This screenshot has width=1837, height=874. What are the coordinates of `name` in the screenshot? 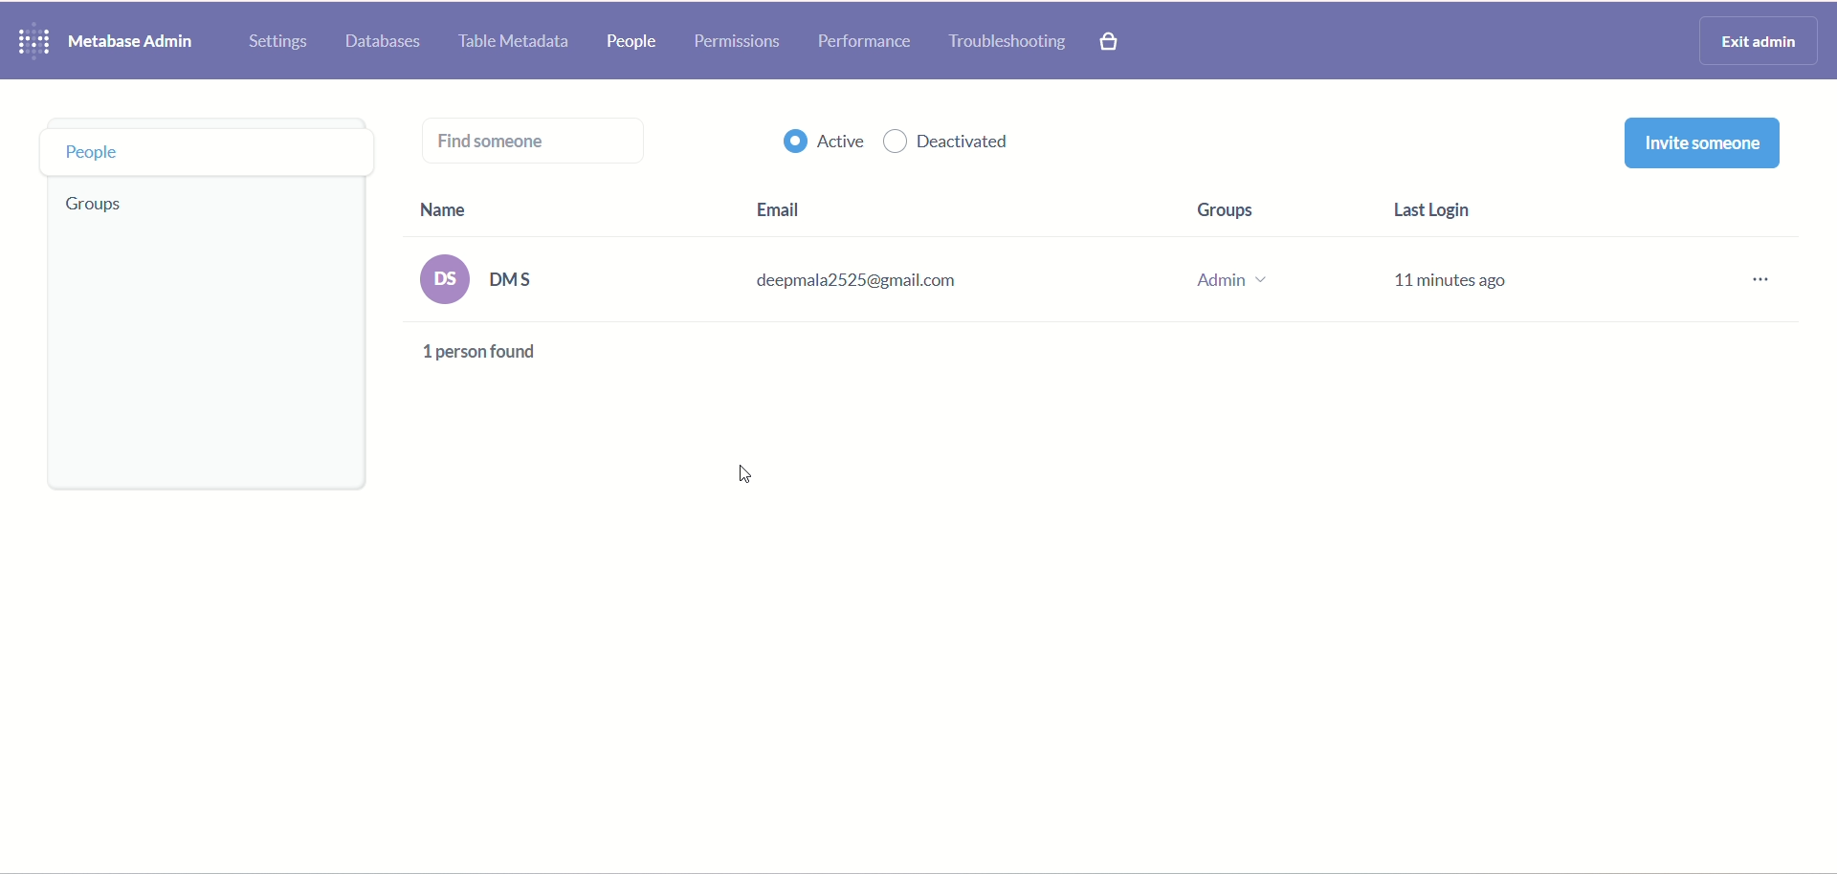 It's located at (489, 260).